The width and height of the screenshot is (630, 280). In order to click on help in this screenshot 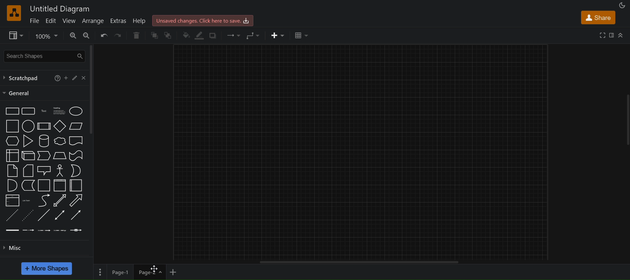, I will do `click(140, 20)`.